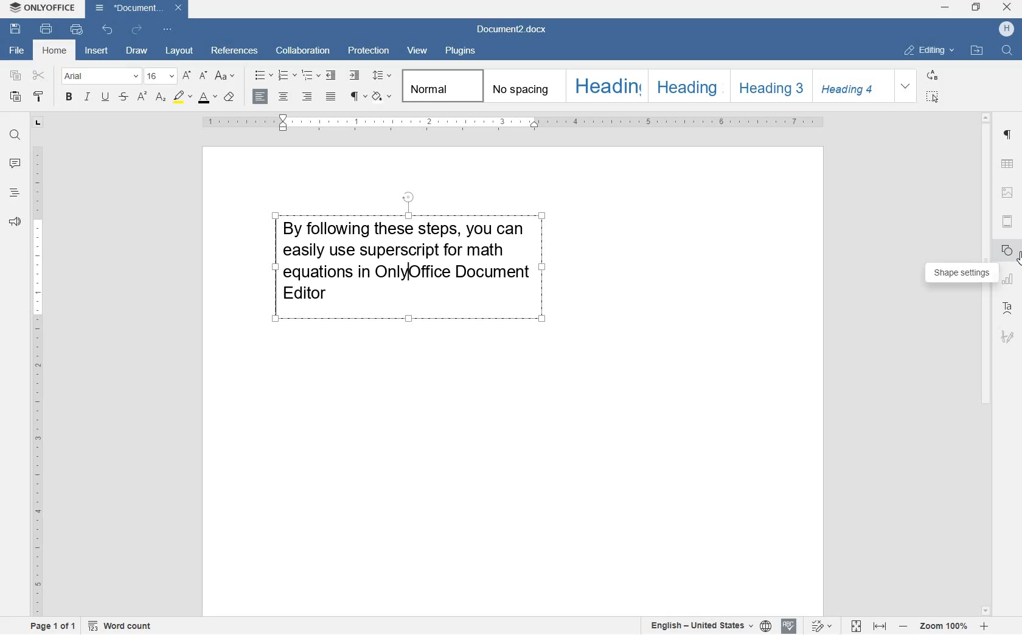  Describe the element at coordinates (38, 75) in the screenshot. I see `cut` at that location.